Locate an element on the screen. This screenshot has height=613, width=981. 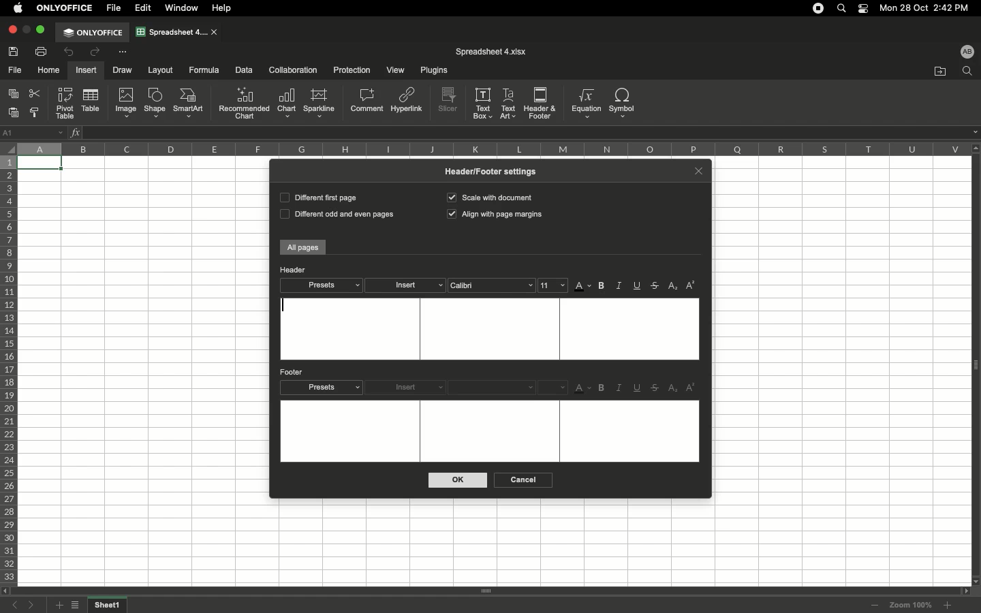
Close is located at coordinates (12, 30).